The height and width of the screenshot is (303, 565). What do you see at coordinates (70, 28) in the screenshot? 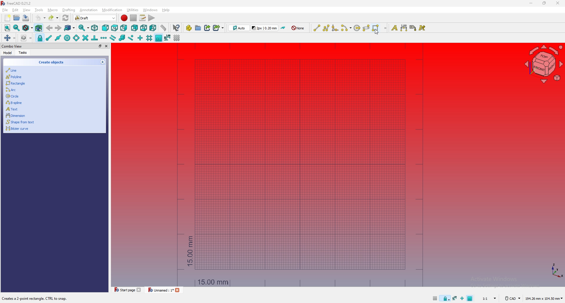
I see `goto linked object` at bounding box center [70, 28].